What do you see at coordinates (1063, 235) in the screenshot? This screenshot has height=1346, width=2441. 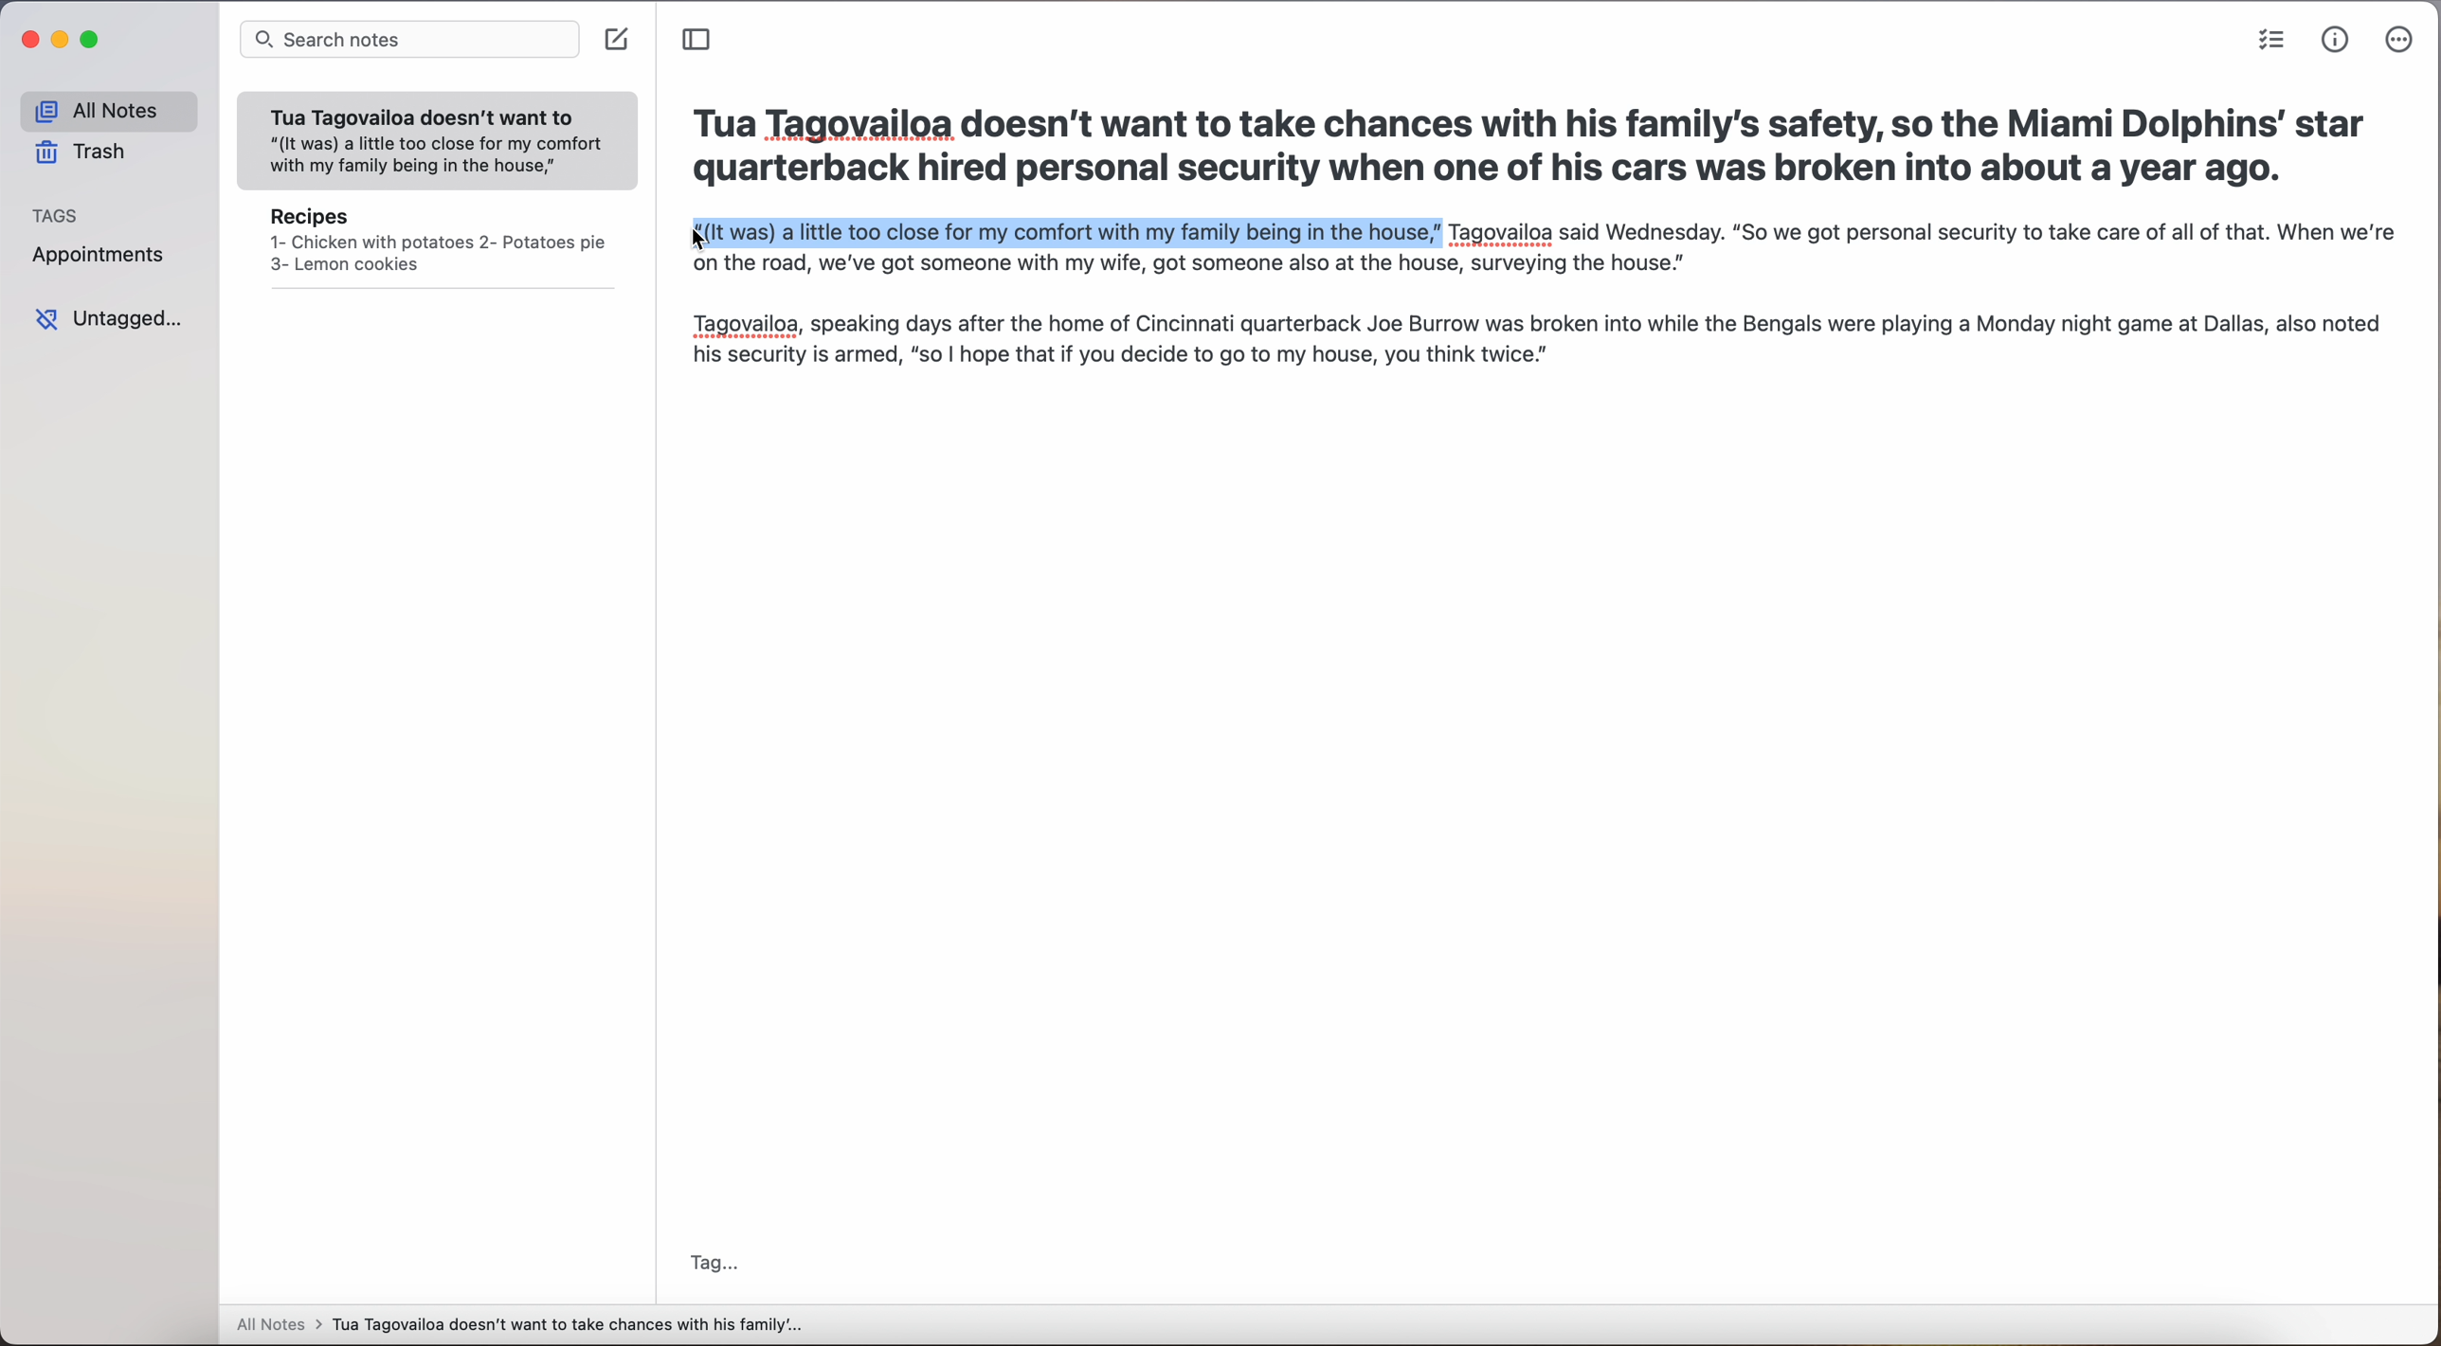 I see `Selected Text` at bounding box center [1063, 235].